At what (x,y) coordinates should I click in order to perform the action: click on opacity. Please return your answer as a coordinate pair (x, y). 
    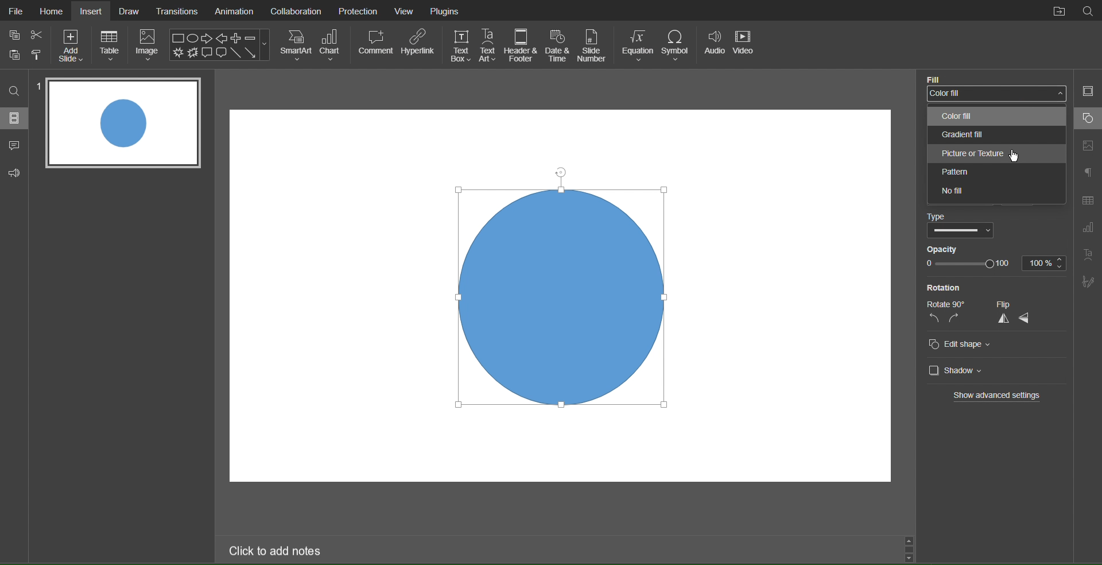
    Looking at the image, I should click on (947, 249).